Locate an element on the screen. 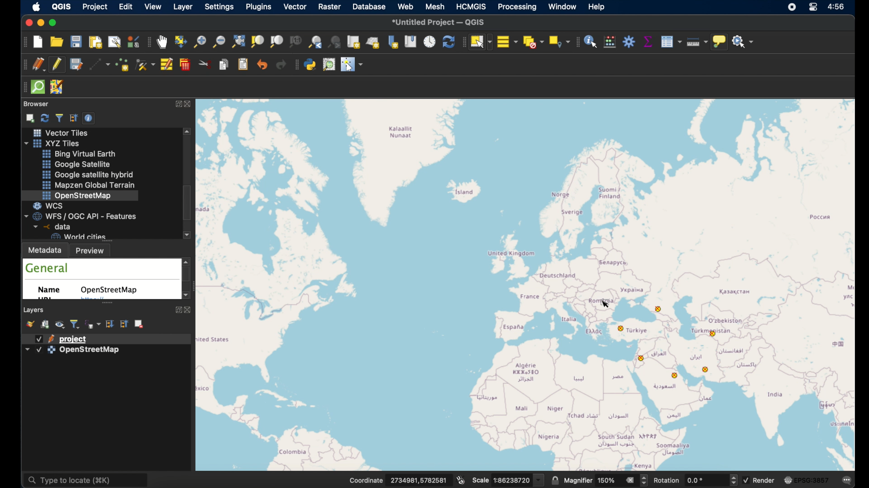  current edits is located at coordinates (38, 65).